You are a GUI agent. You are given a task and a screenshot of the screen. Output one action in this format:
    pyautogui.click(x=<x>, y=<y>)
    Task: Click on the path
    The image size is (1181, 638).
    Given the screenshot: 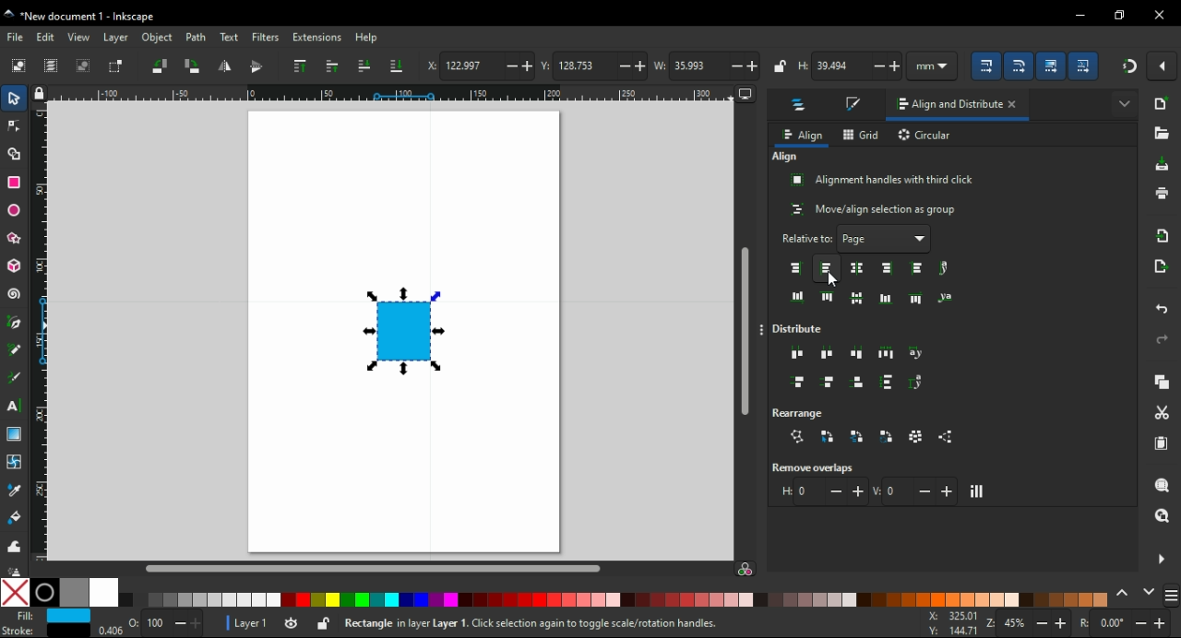 What is the action you would take?
    pyautogui.click(x=196, y=38)
    